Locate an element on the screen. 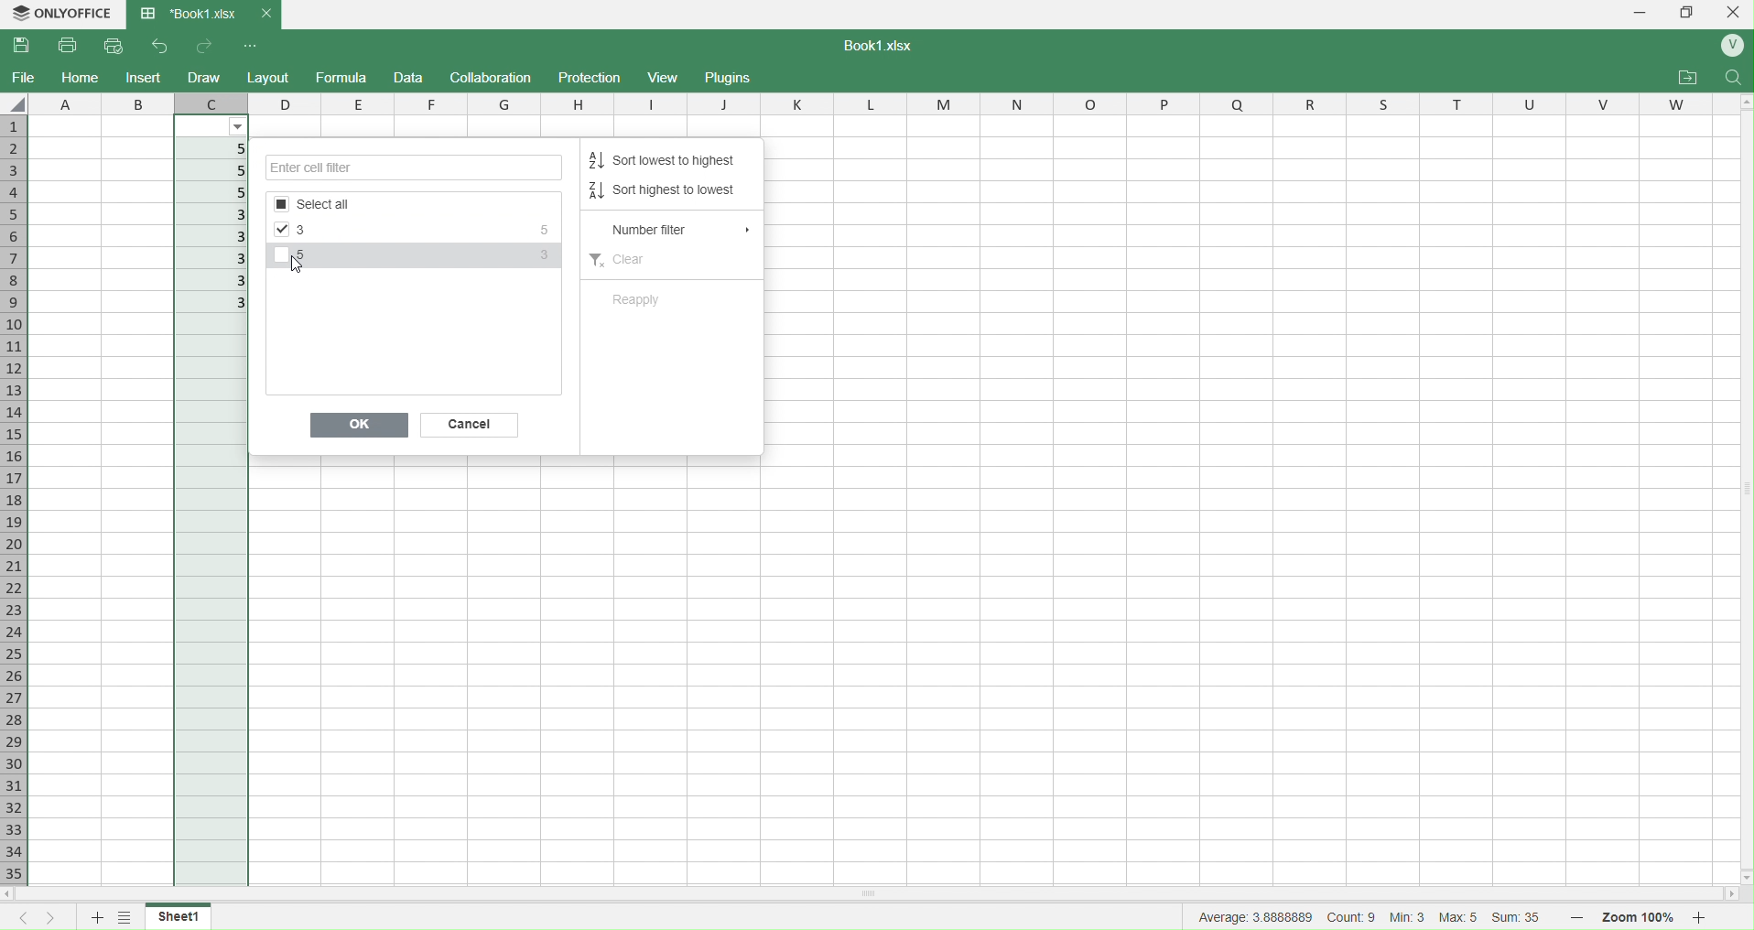  Book is located at coordinates (202, 15).